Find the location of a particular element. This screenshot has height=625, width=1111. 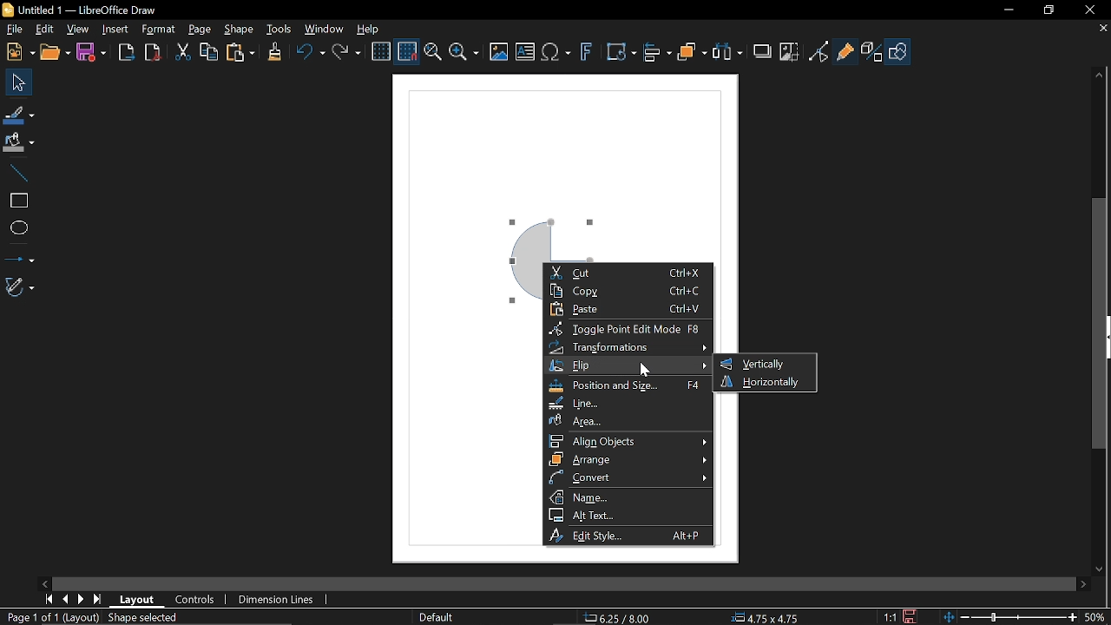

Align is located at coordinates (658, 52).